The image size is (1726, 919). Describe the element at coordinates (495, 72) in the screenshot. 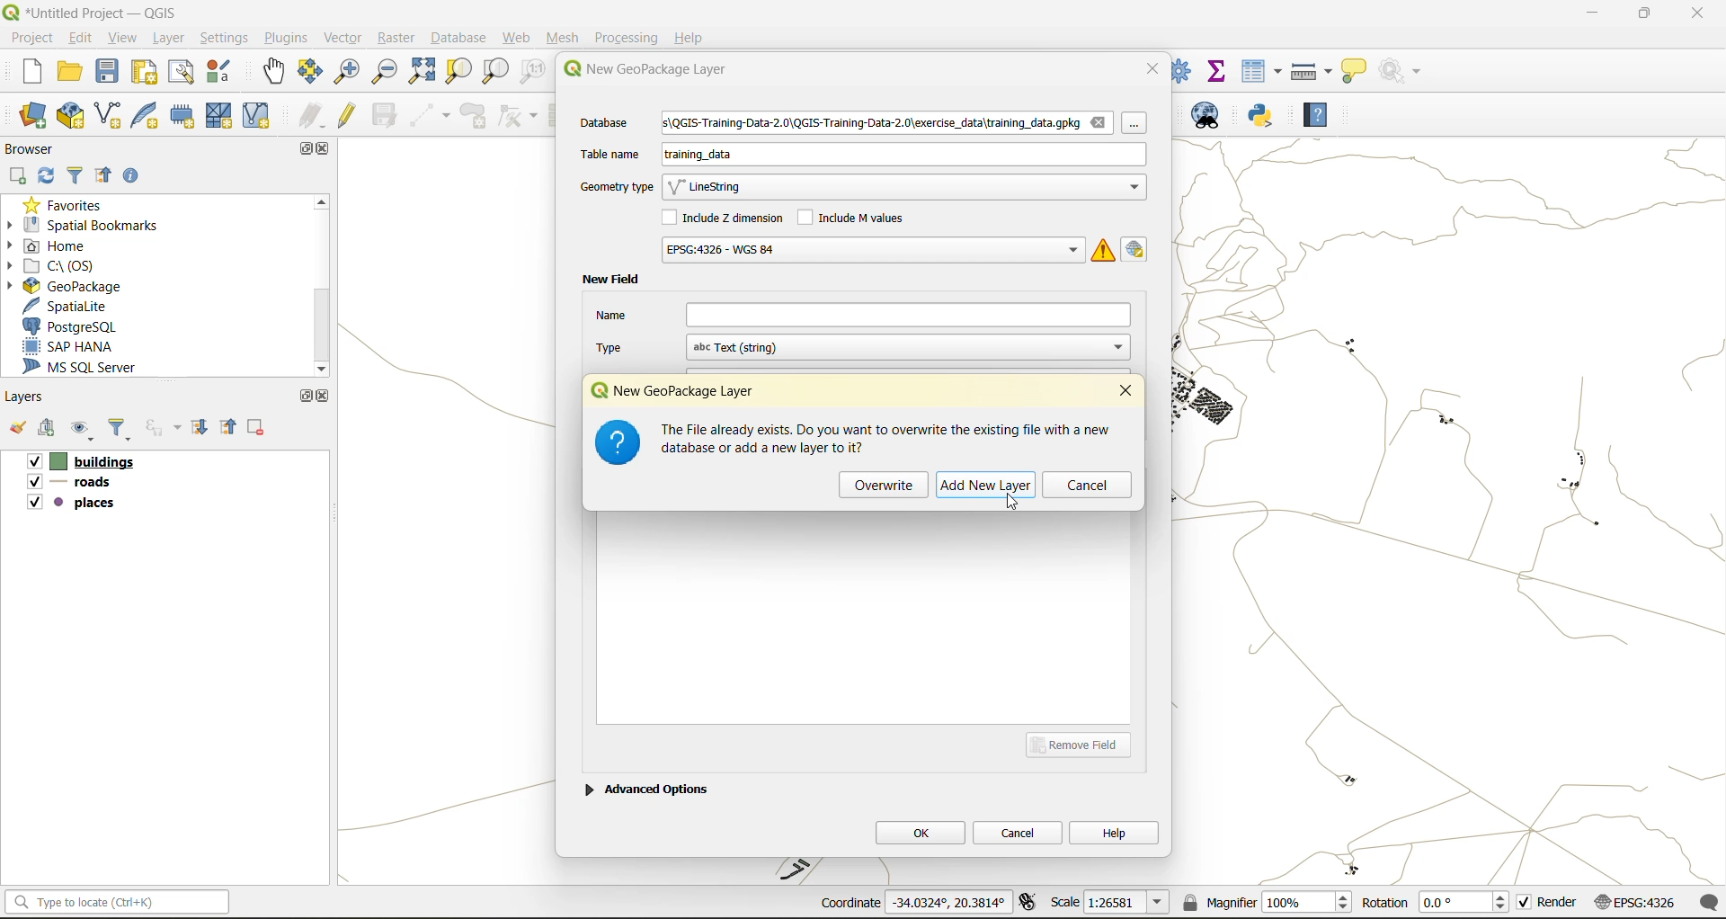

I see `zoom layer` at that location.